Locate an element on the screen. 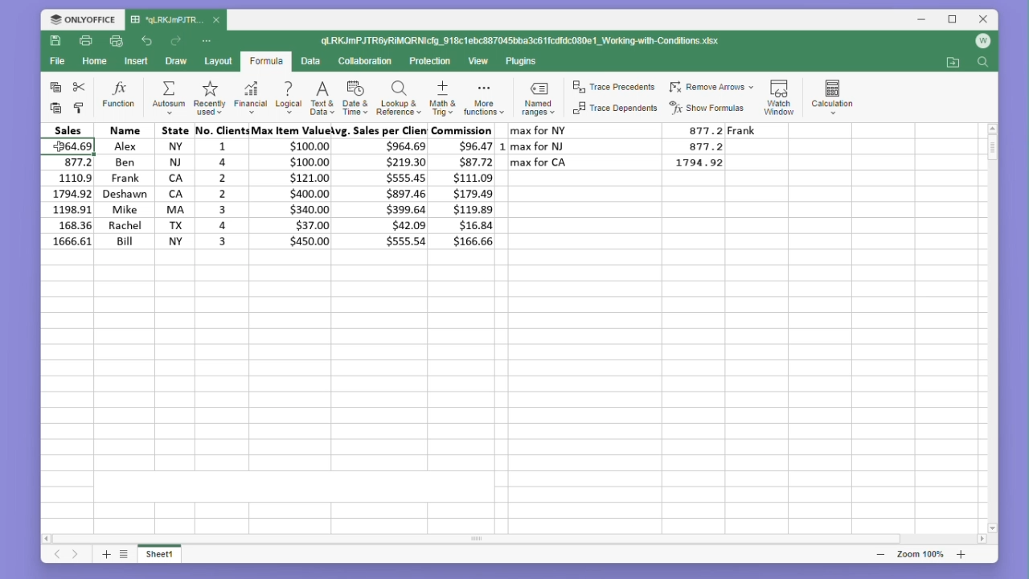 Image resolution: width=1029 pixels, height=579 pixels. More options is located at coordinates (208, 41).